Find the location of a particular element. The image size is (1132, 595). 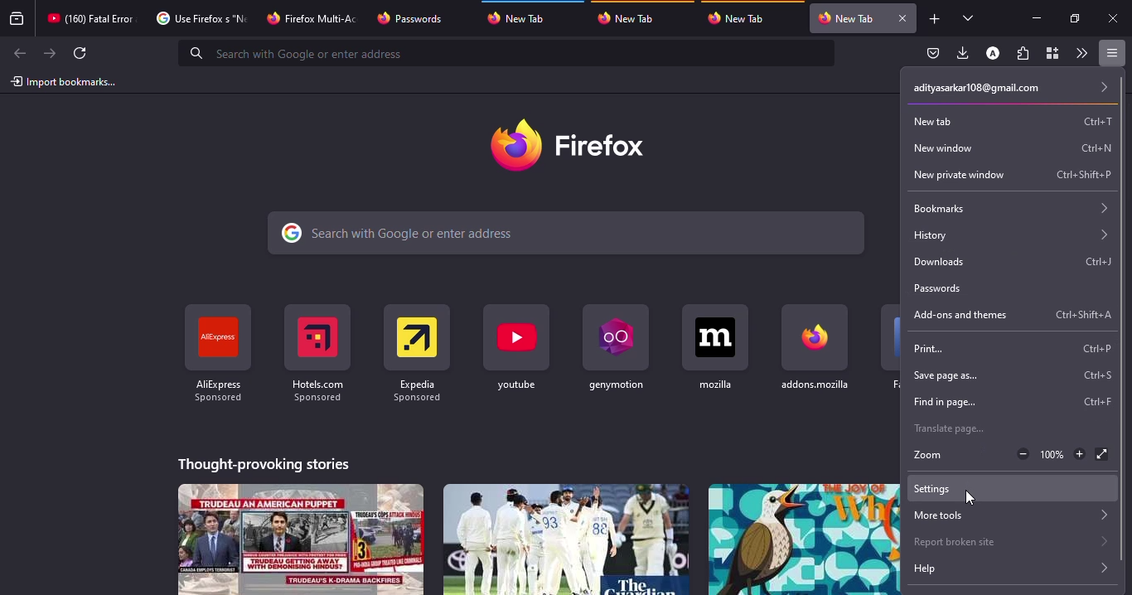

add tab is located at coordinates (935, 19).